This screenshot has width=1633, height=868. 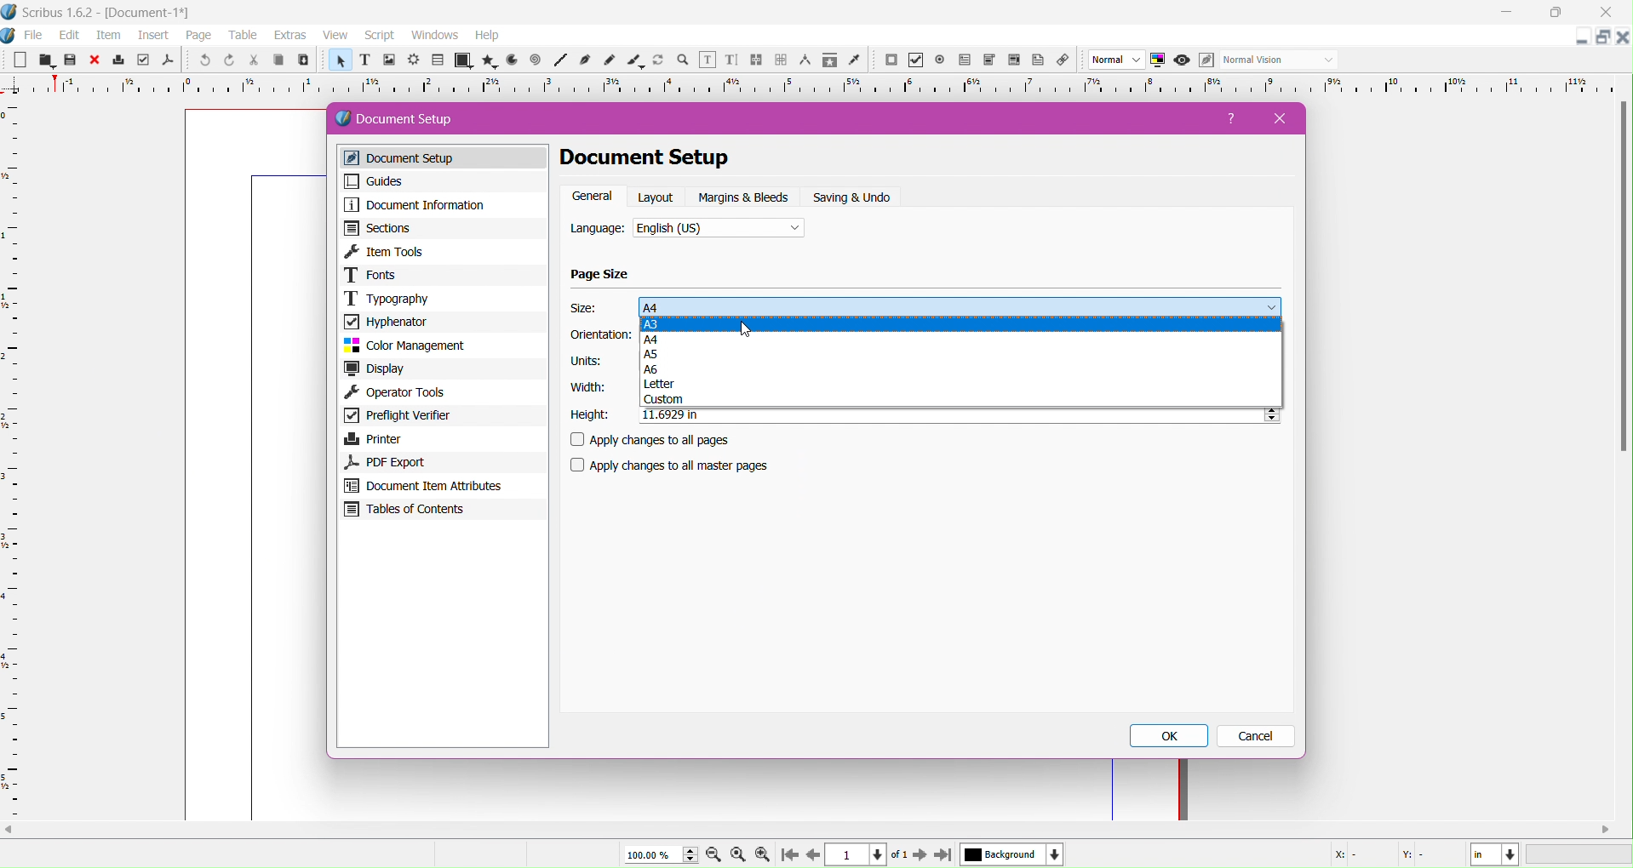 What do you see at coordinates (252, 61) in the screenshot?
I see `cut` at bounding box center [252, 61].